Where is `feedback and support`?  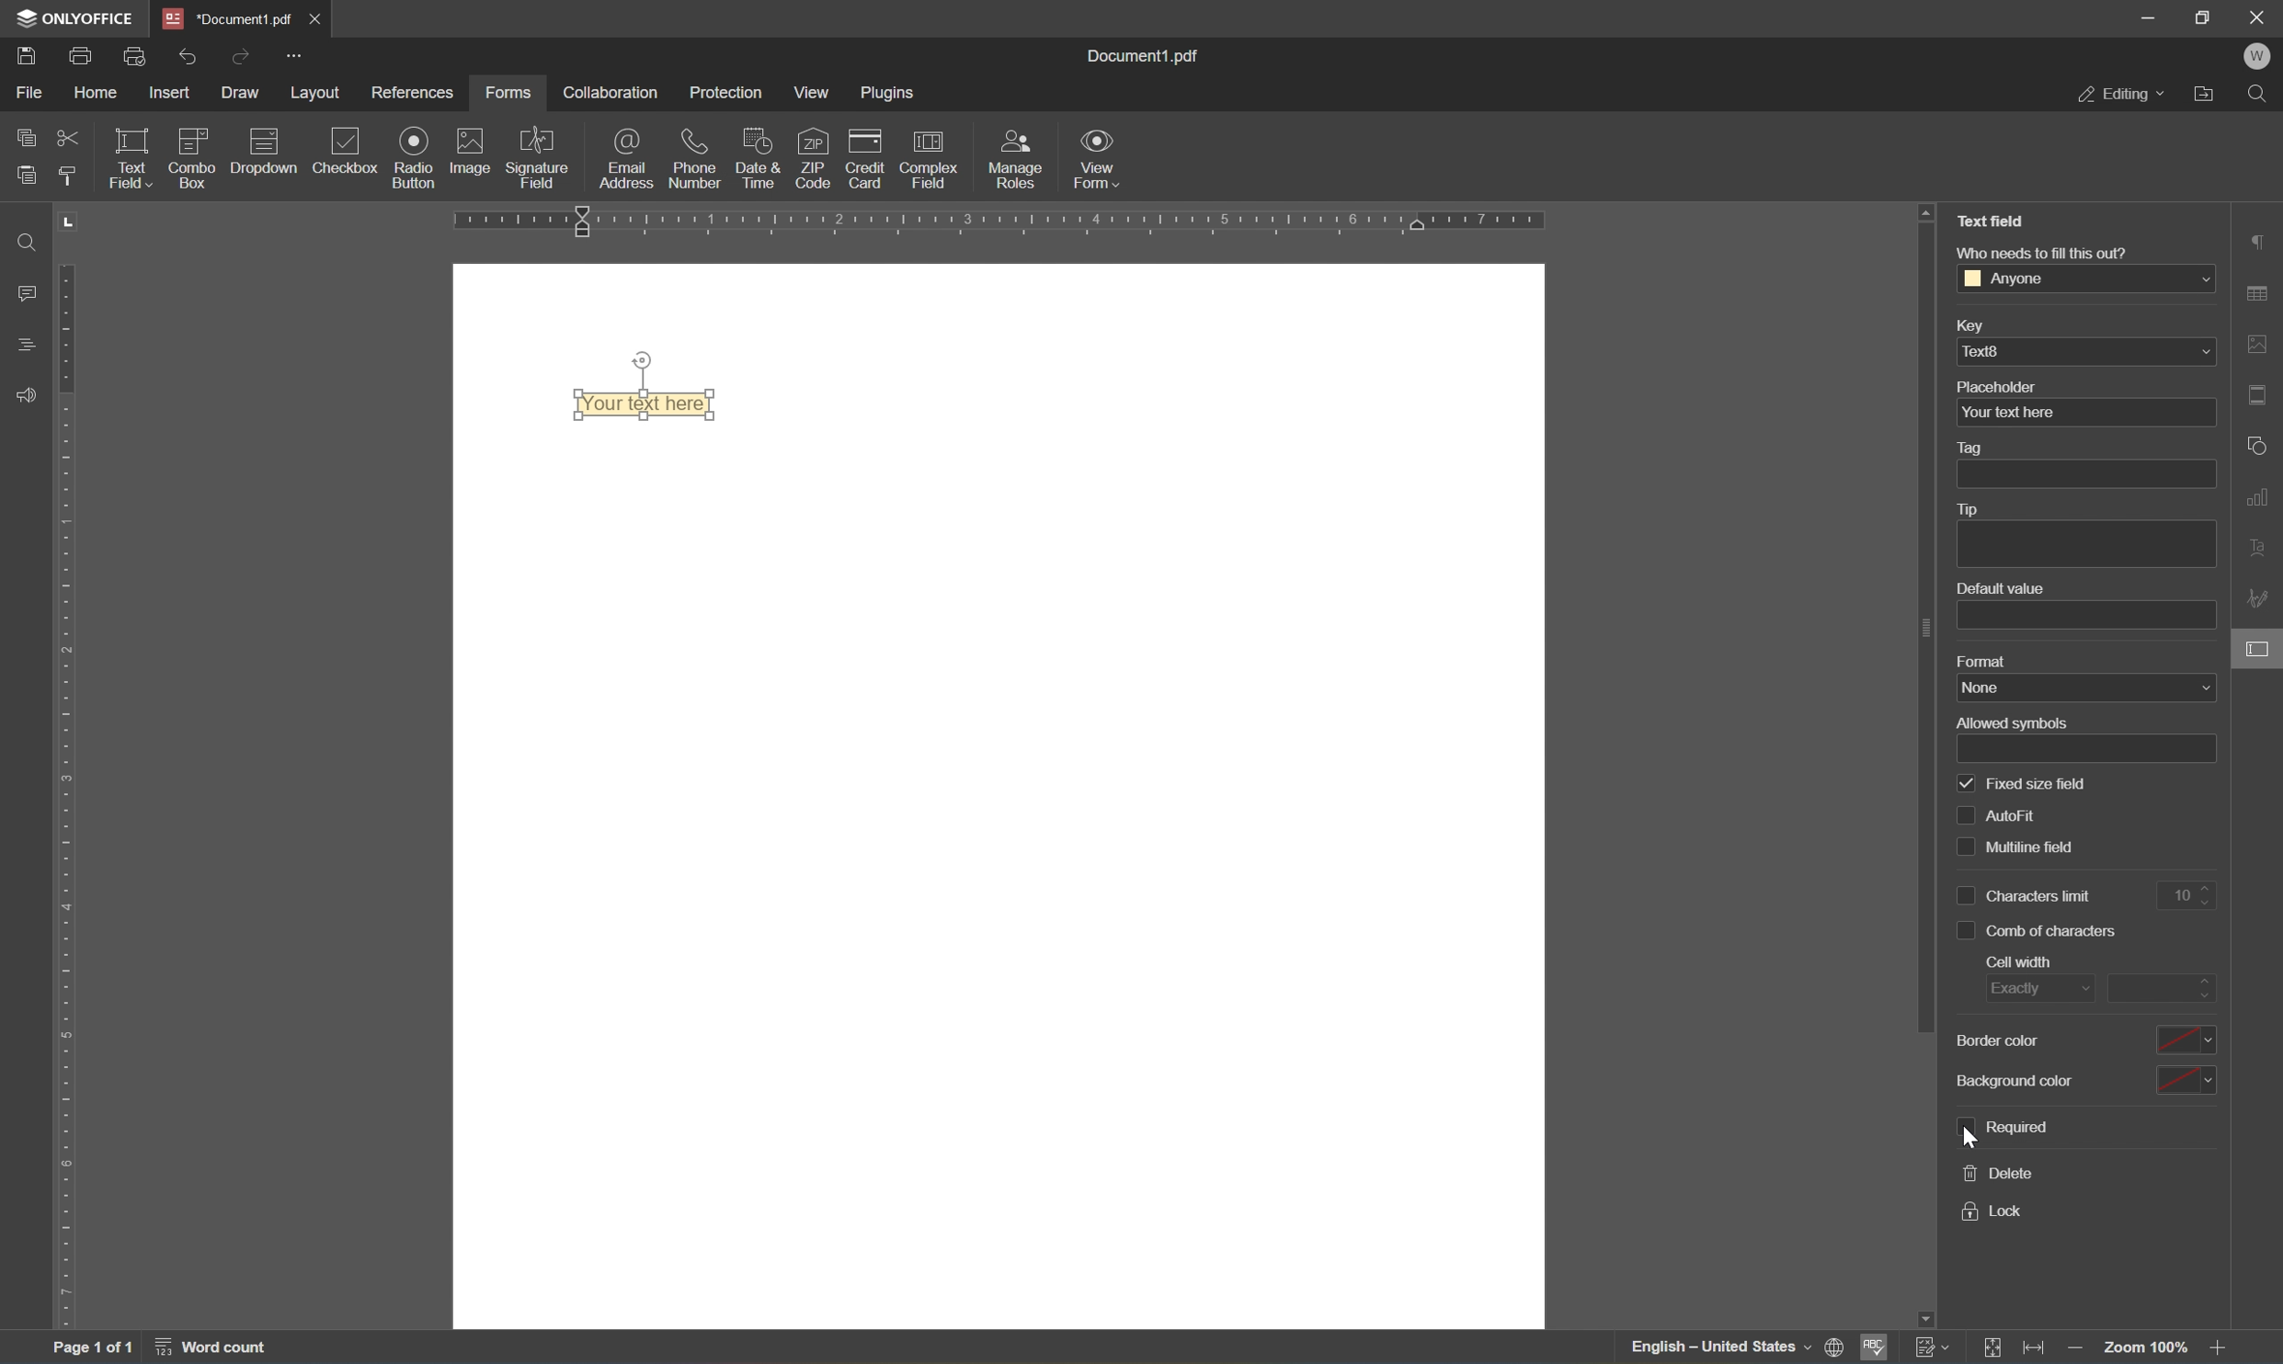
feedback and support is located at coordinates (24, 396).